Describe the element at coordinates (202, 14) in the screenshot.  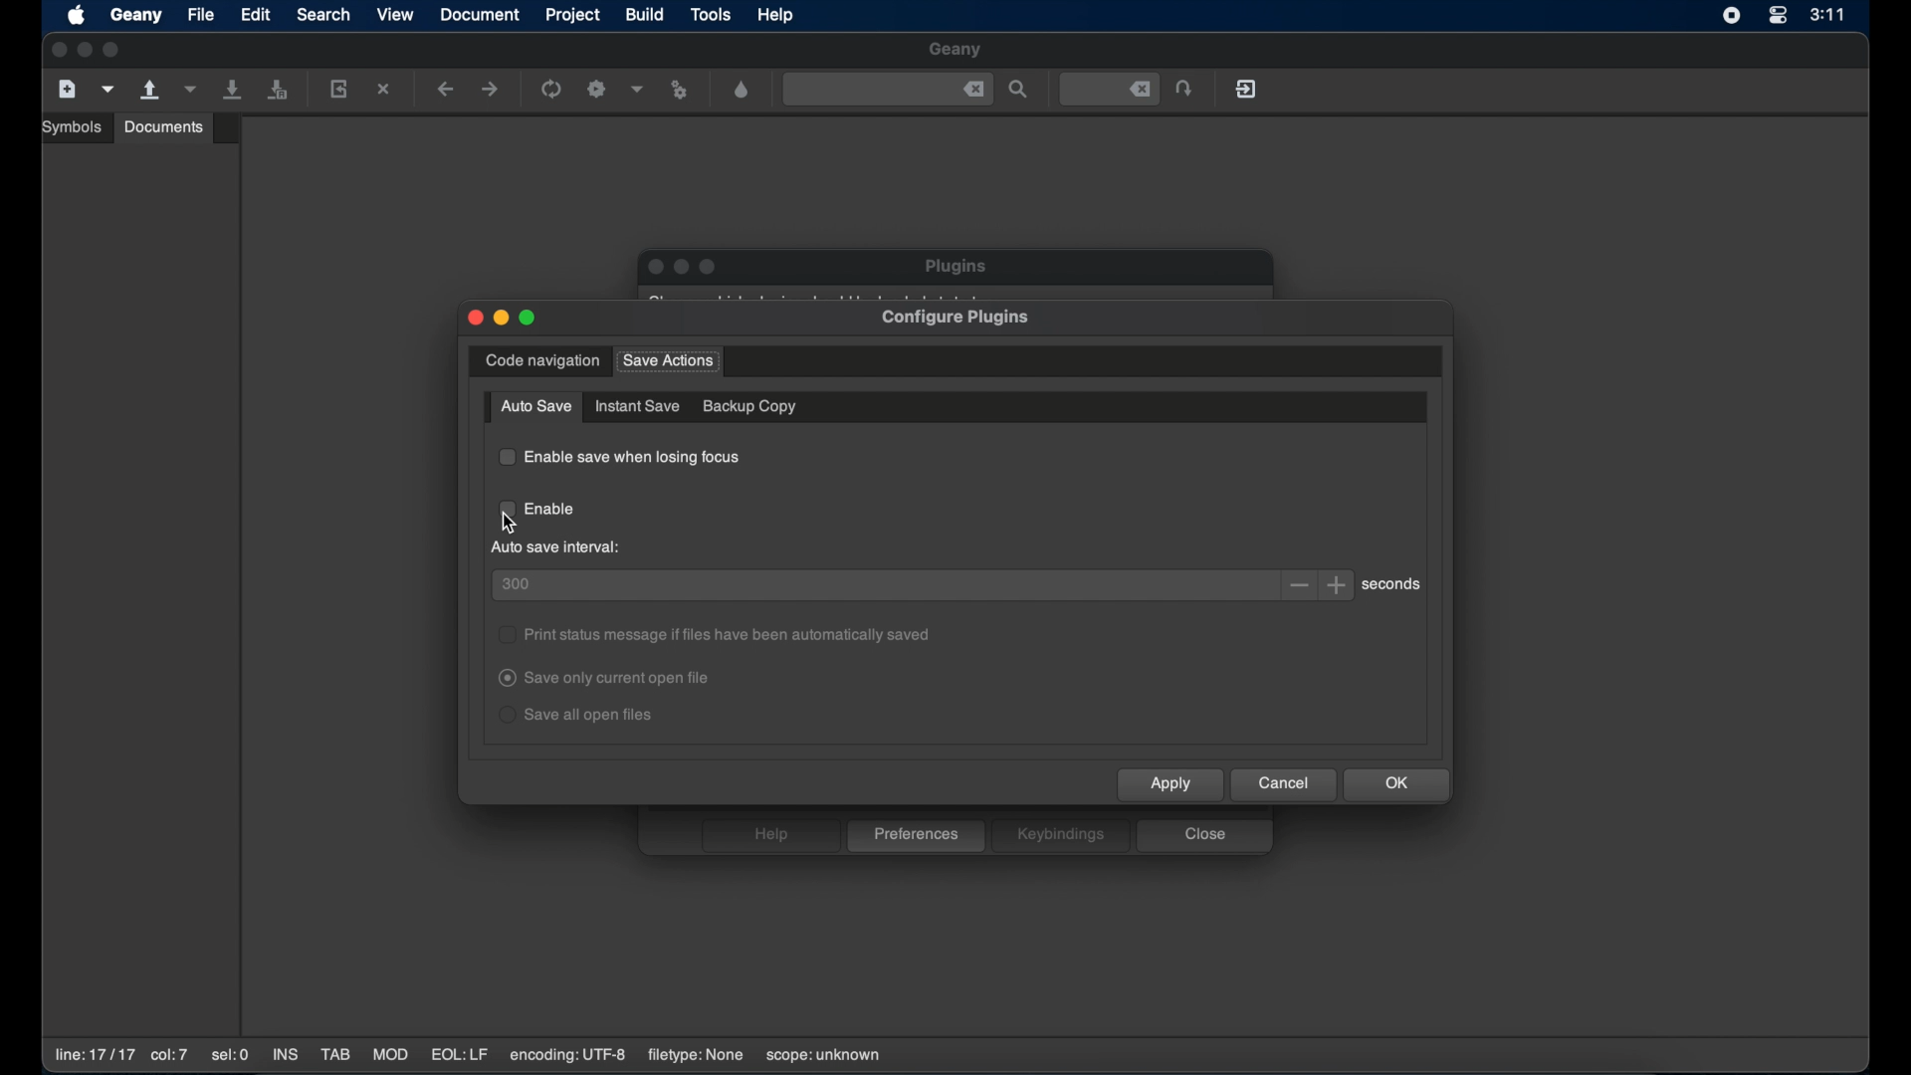
I see `file` at that location.